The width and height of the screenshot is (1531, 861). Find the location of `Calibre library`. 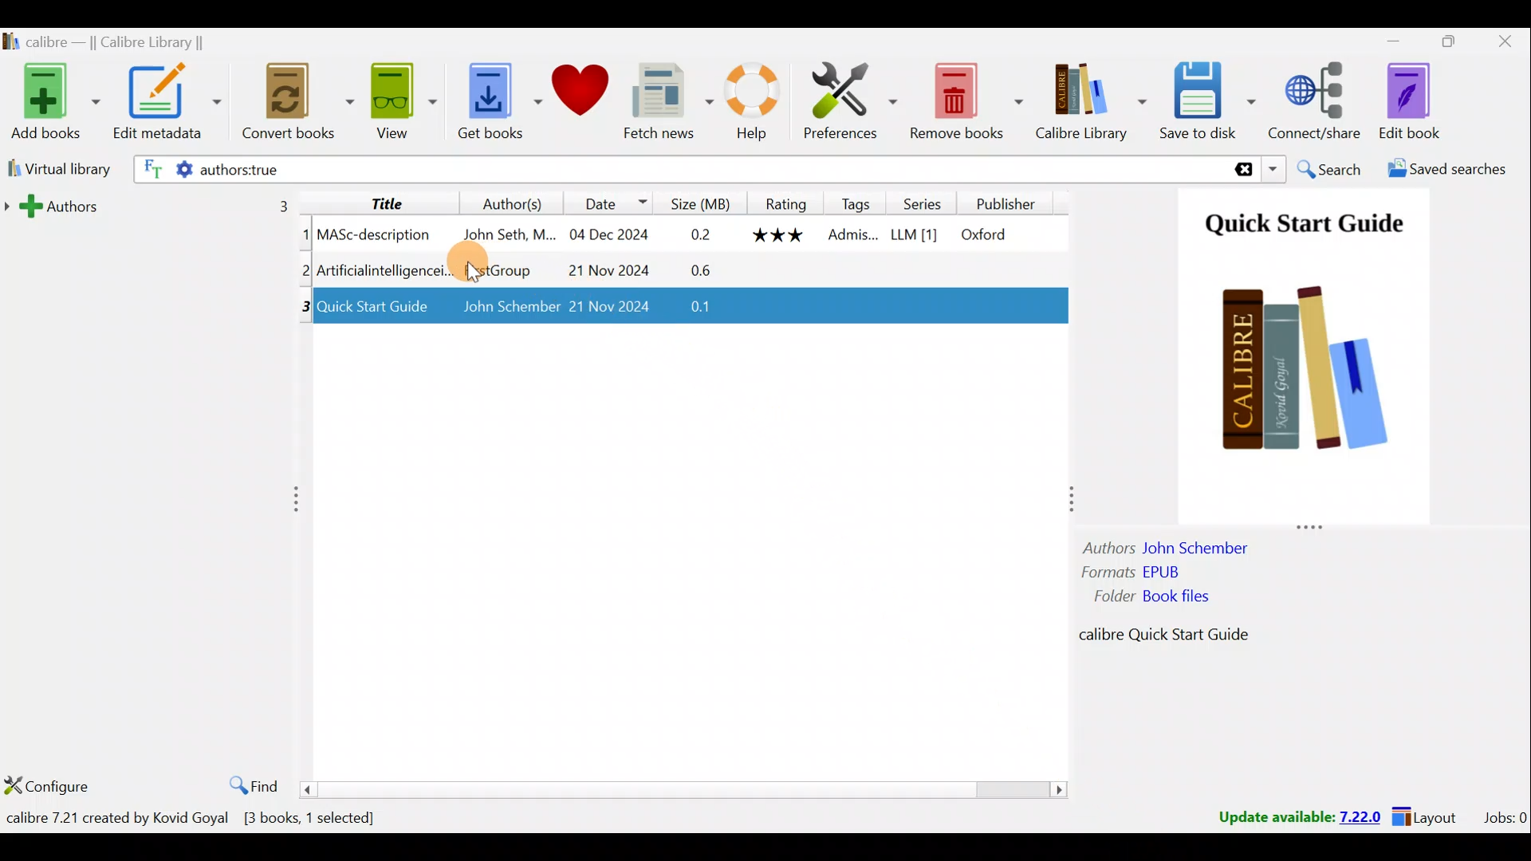

Calibre library is located at coordinates (1084, 101).